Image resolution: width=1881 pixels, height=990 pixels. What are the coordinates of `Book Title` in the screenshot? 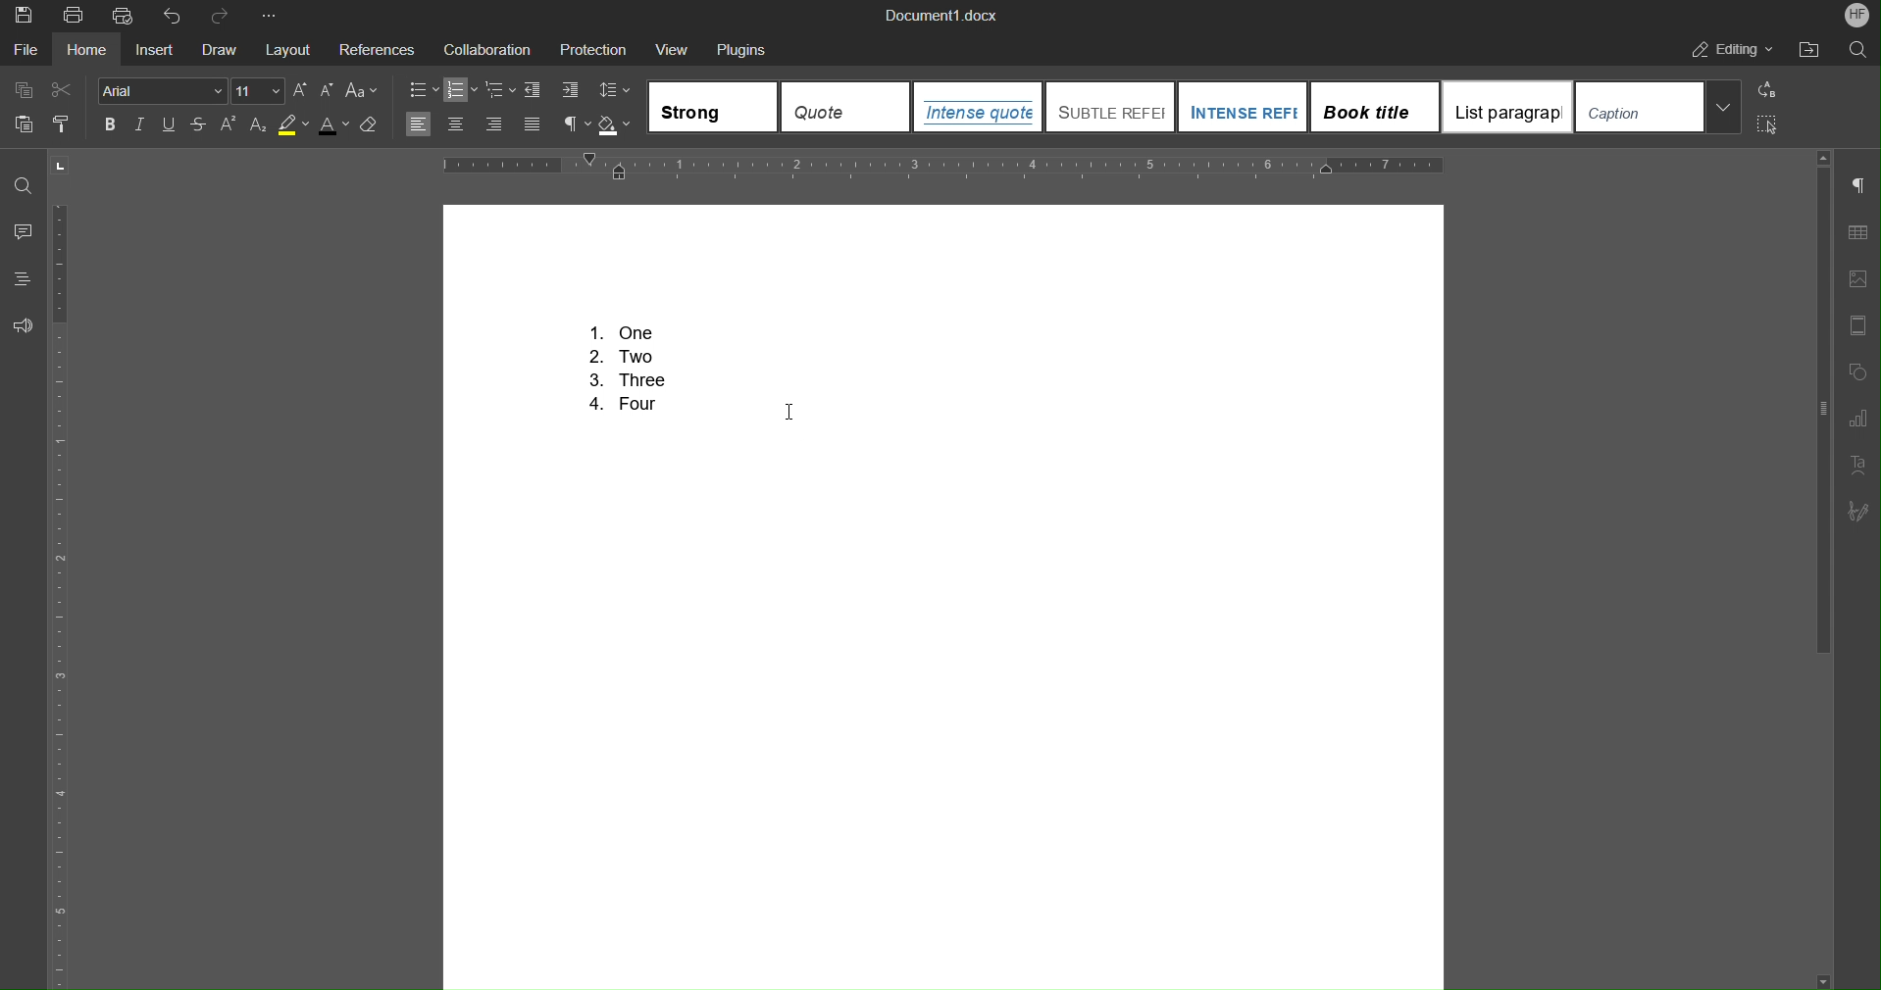 It's located at (1375, 105).